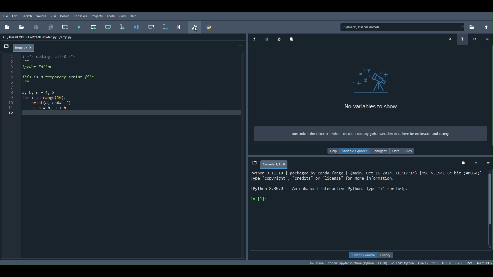 The height and width of the screenshot is (277, 493). I want to click on Refresh variables, so click(475, 38).